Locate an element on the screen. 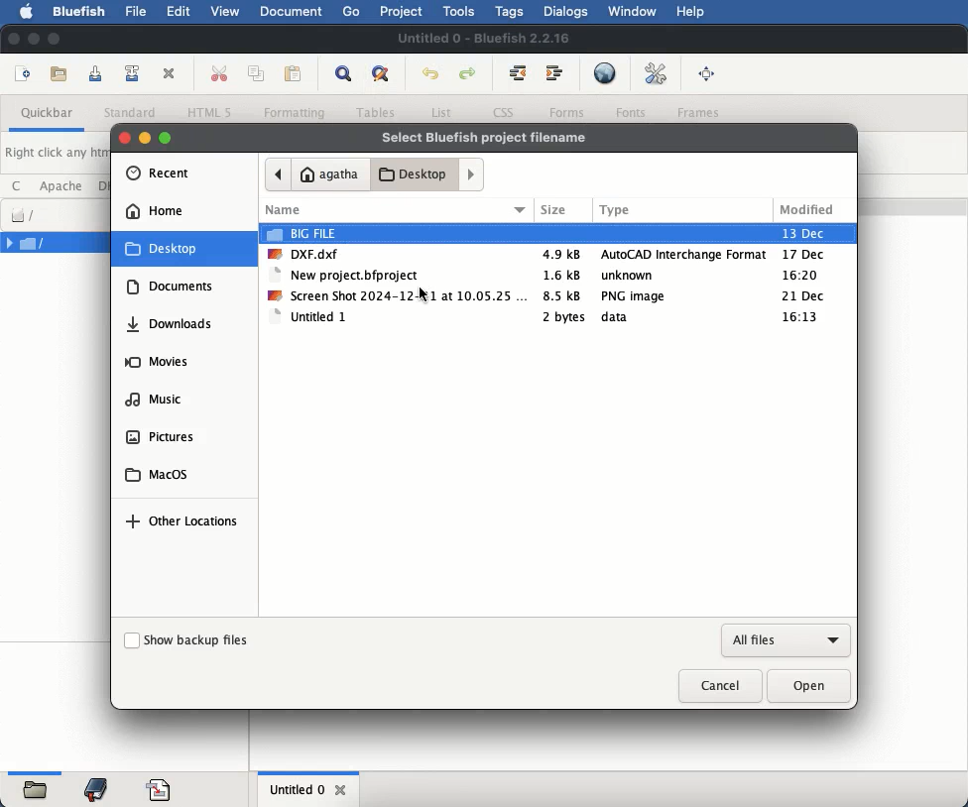  recent is located at coordinates (160, 173).